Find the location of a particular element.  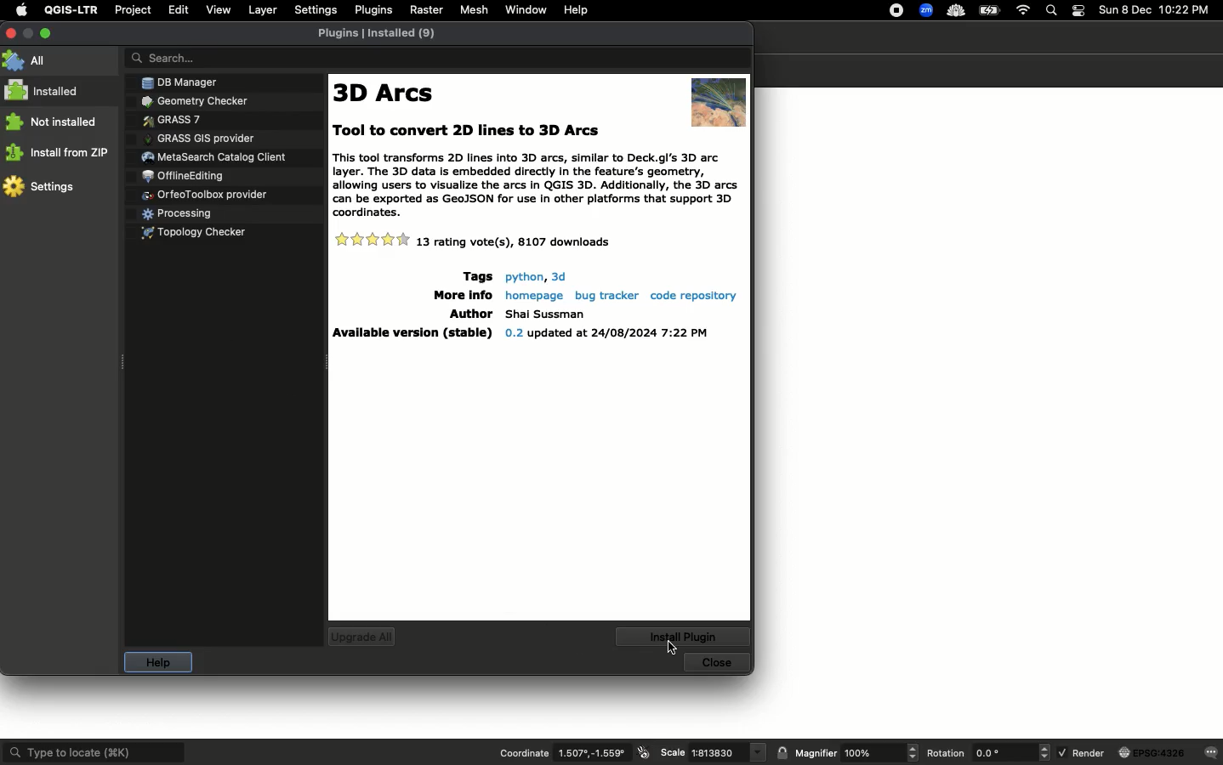

python, is located at coordinates (523, 276).